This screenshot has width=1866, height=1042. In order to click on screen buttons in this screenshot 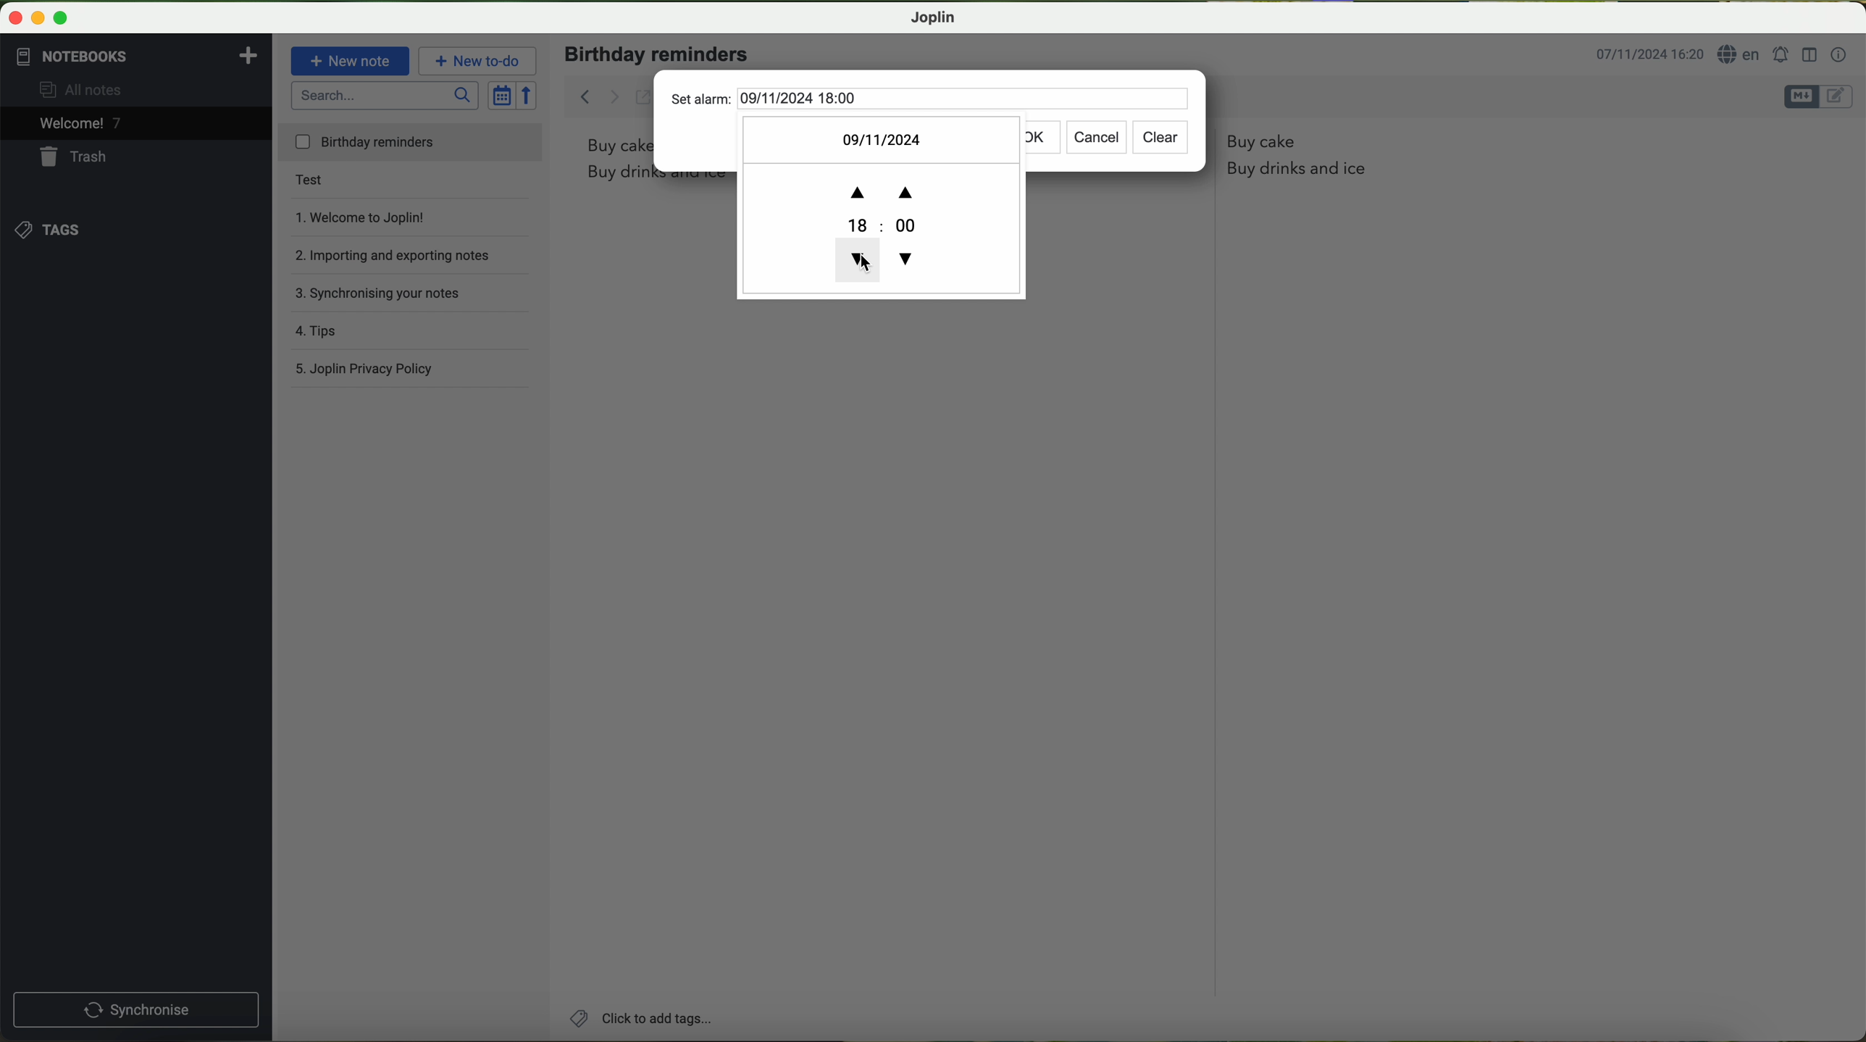, I will do `click(43, 17)`.